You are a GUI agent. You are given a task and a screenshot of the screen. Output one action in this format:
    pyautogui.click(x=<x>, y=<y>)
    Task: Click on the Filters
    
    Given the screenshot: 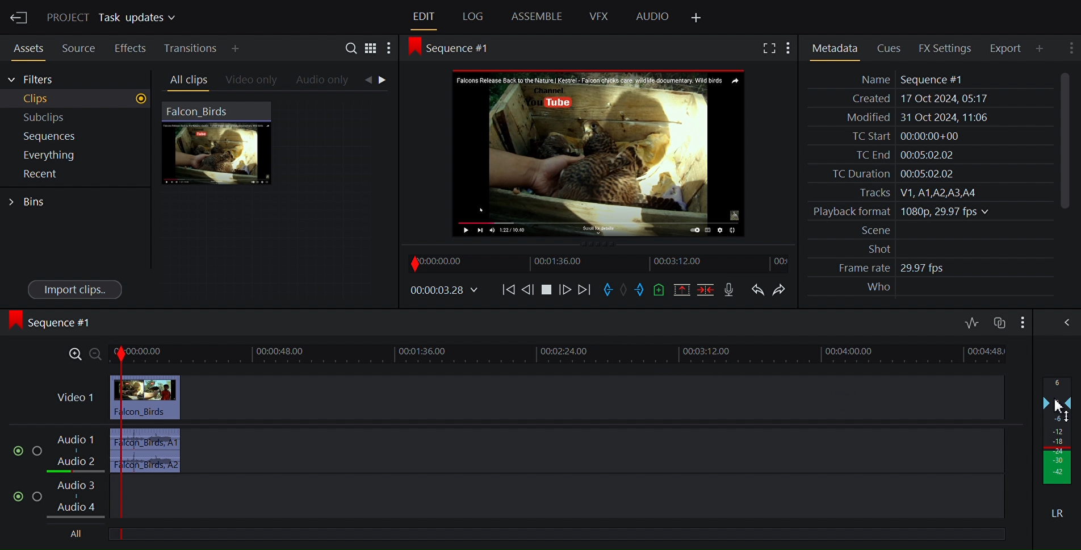 What is the action you would take?
    pyautogui.click(x=32, y=80)
    